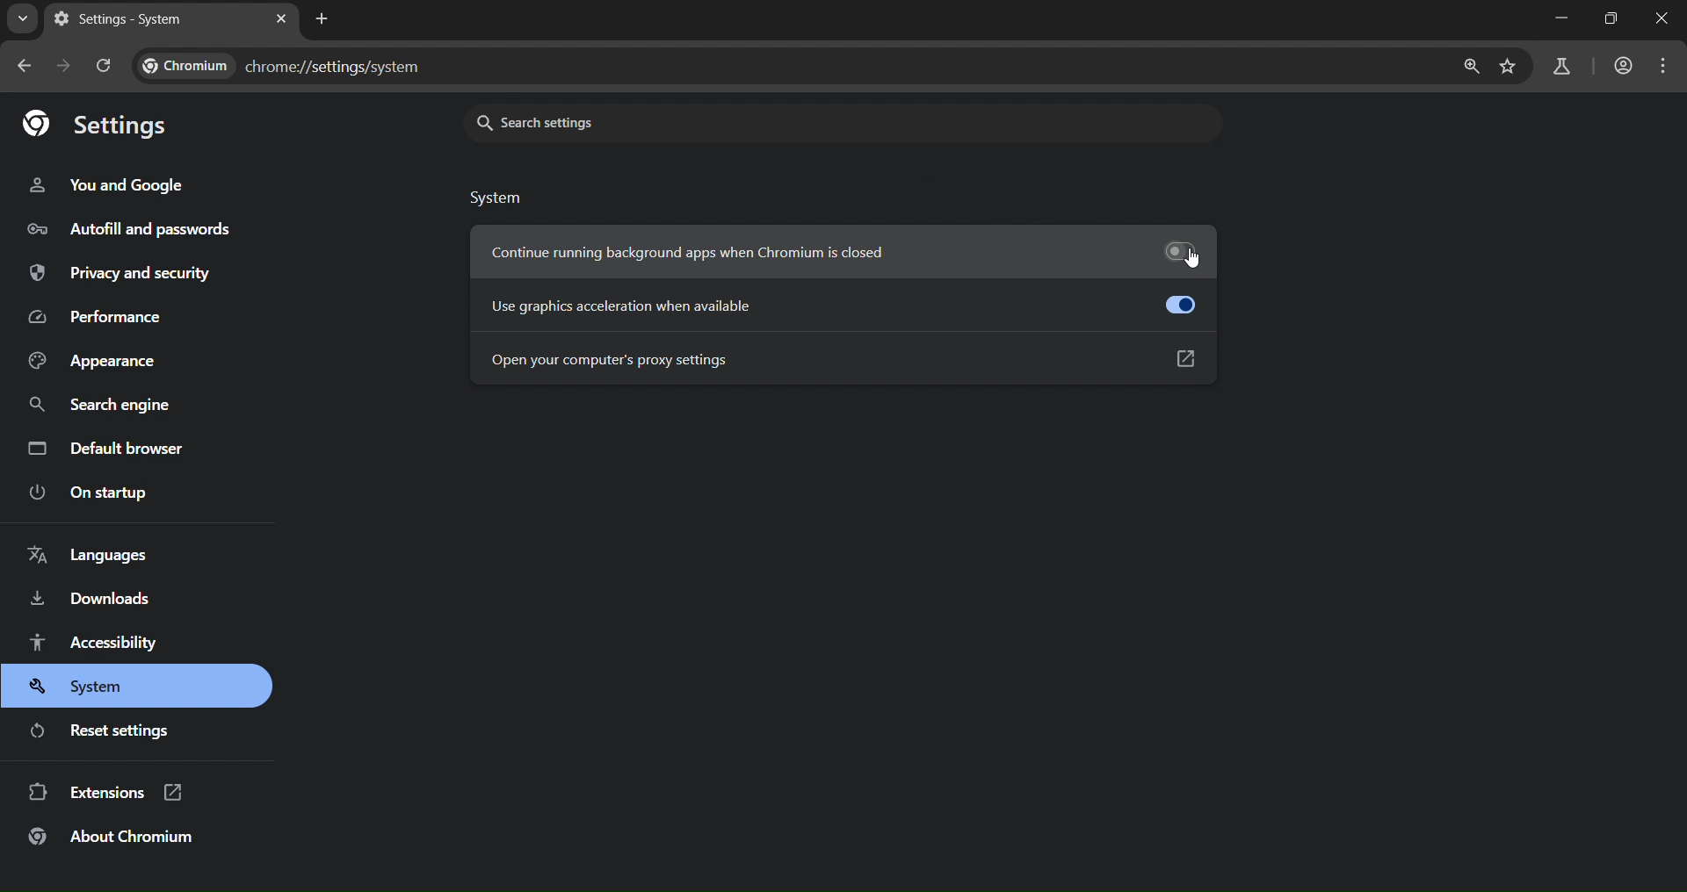 The image size is (1687, 892). What do you see at coordinates (25, 20) in the screenshot?
I see `search tabs` at bounding box center [25, 20].